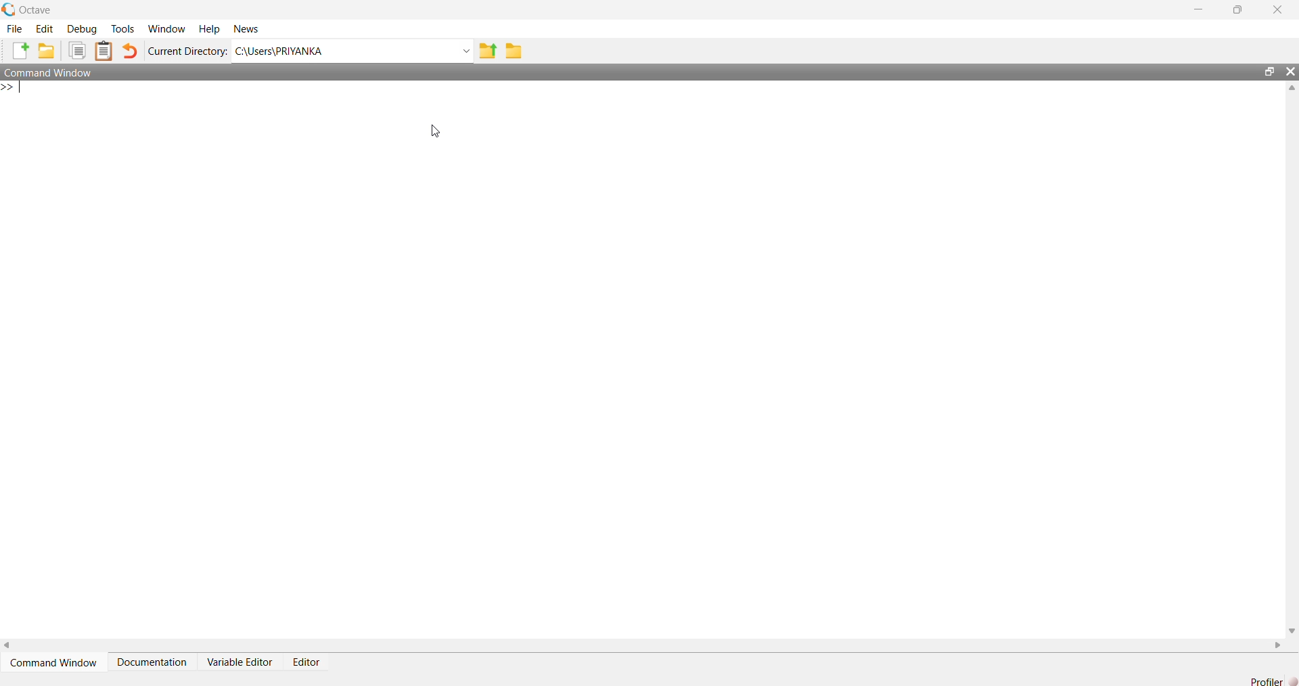 The image size is (1299, 686). Describe the element at coordinates (131, 49) in the screenshot. I see `Undo` at that location.